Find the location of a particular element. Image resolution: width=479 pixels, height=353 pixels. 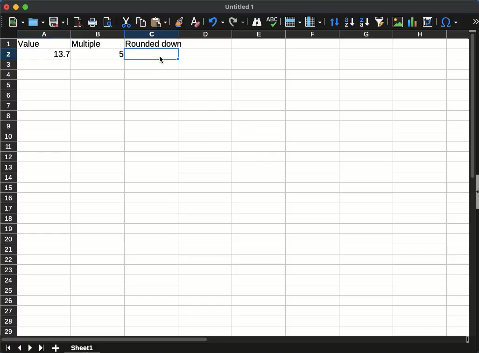

open is located at coordinates (36, 22).